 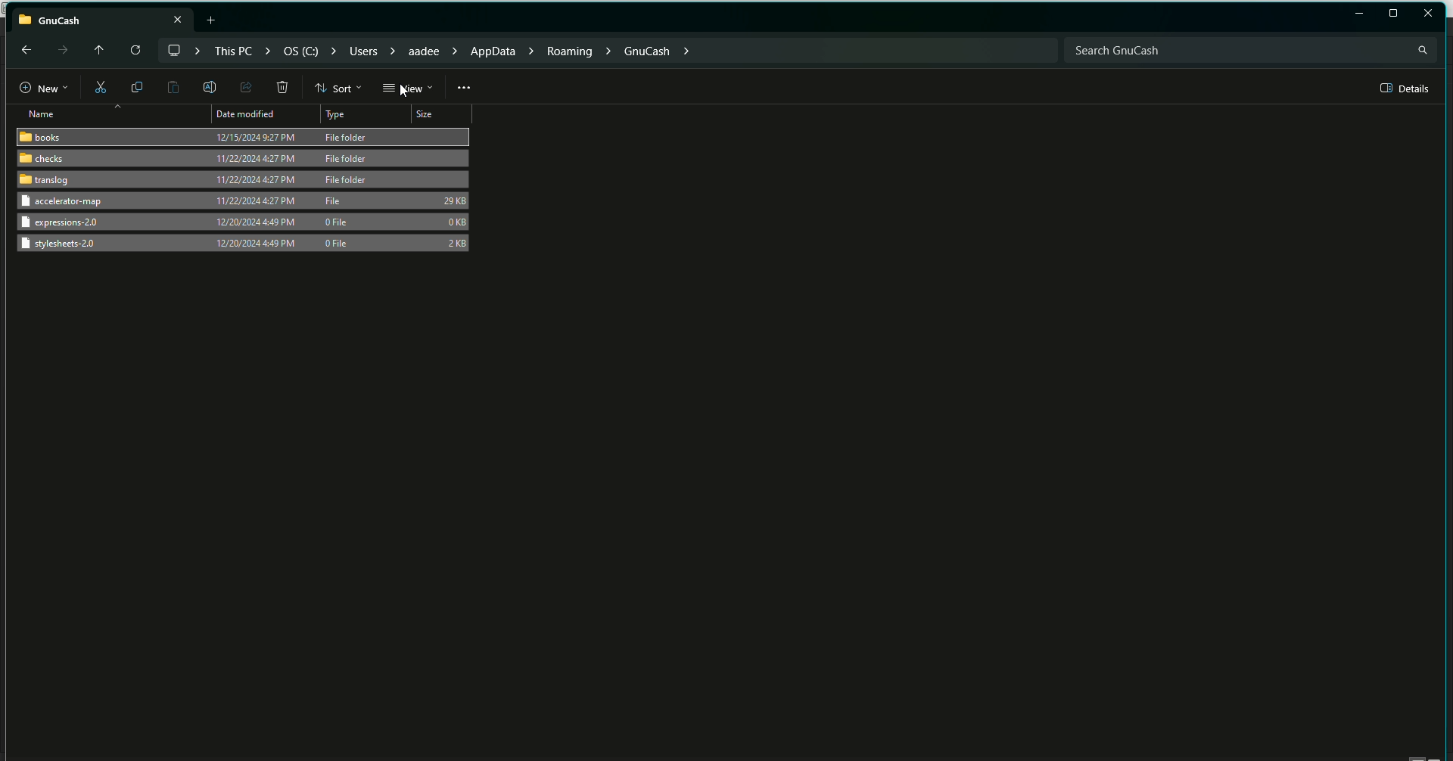 What do you see at coordinates (173, 88) in the screenshot?
I see `Paste` at bounding box center [173, 88].